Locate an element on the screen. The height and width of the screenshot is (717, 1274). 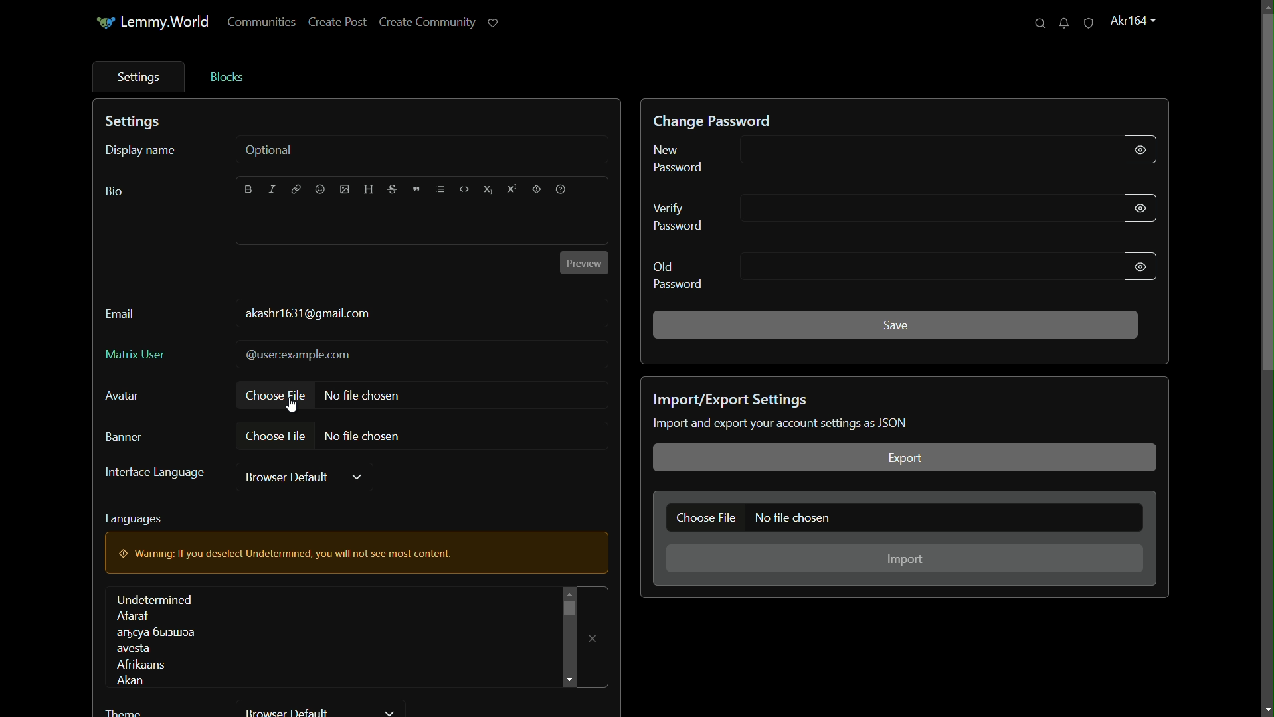
avatar is located at coordinates (123, 396).